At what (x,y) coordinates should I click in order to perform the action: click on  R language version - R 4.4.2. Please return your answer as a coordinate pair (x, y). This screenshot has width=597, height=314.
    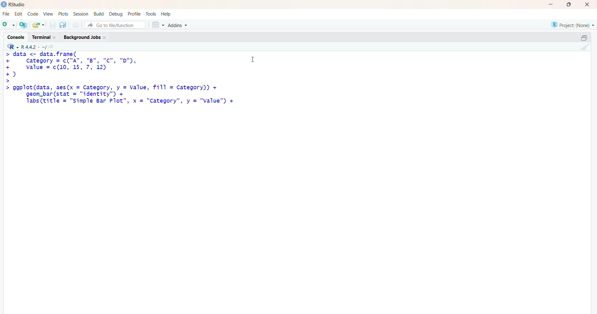
    Looking at the image, I should click on (34, 46).